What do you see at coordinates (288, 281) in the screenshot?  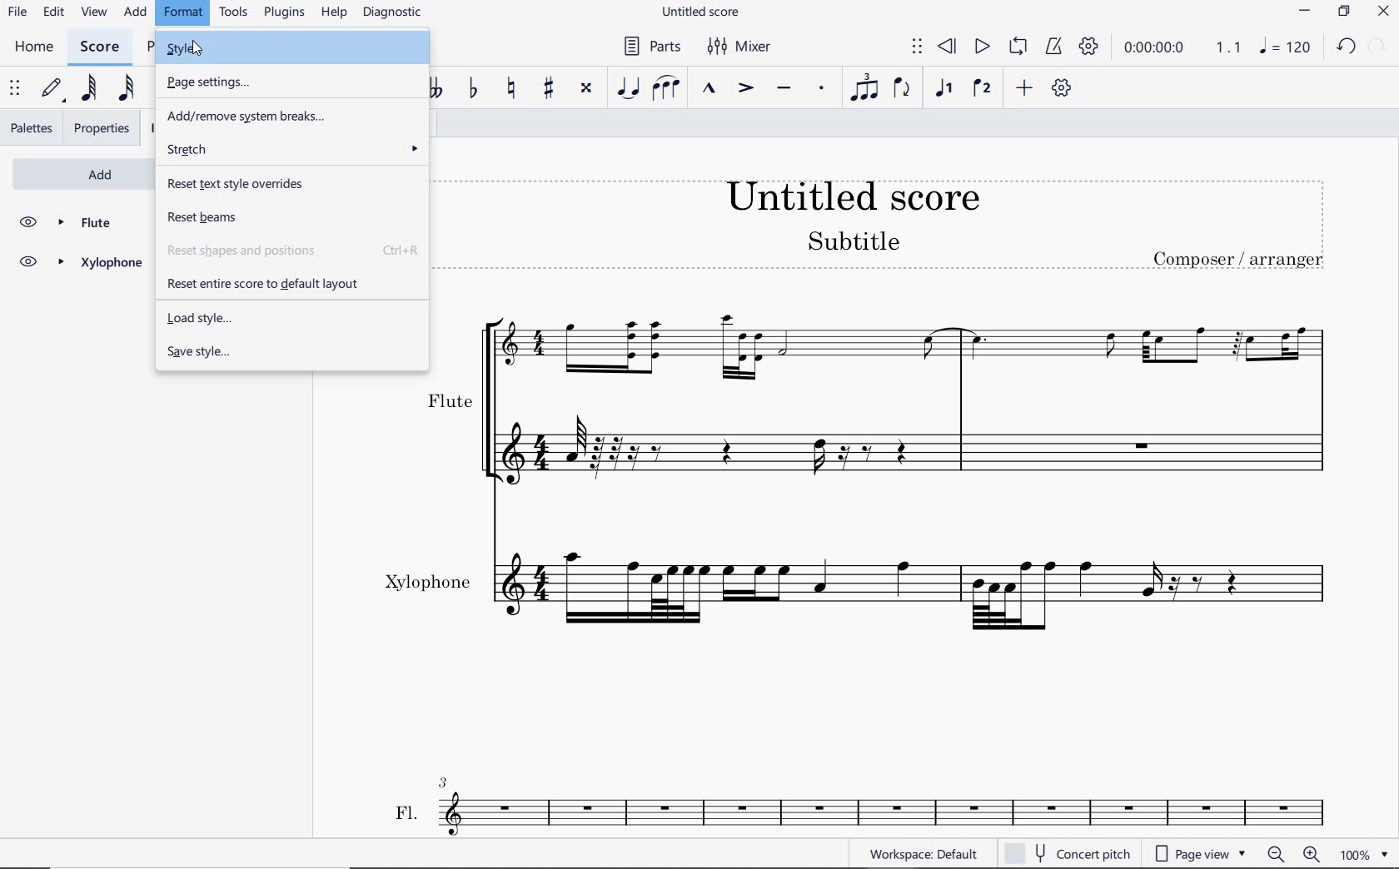 I see `reset entire score to default layout` at bounding box center [288, 281].